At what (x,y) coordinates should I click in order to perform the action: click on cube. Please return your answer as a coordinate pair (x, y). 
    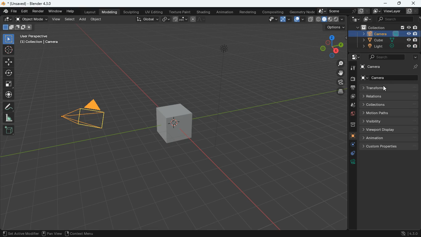
    Looking at the image, I should click on (18, 28).